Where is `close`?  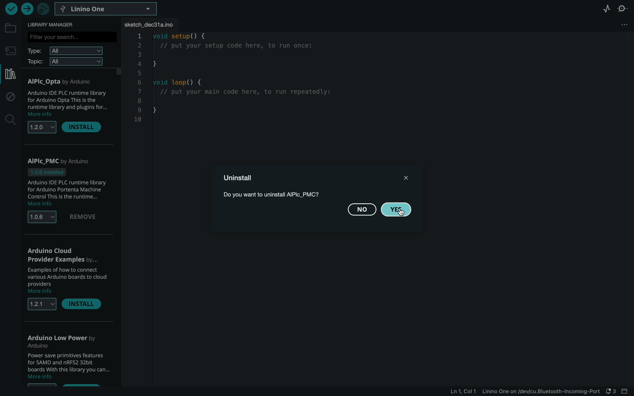
close is located at coordinates (406, 177).